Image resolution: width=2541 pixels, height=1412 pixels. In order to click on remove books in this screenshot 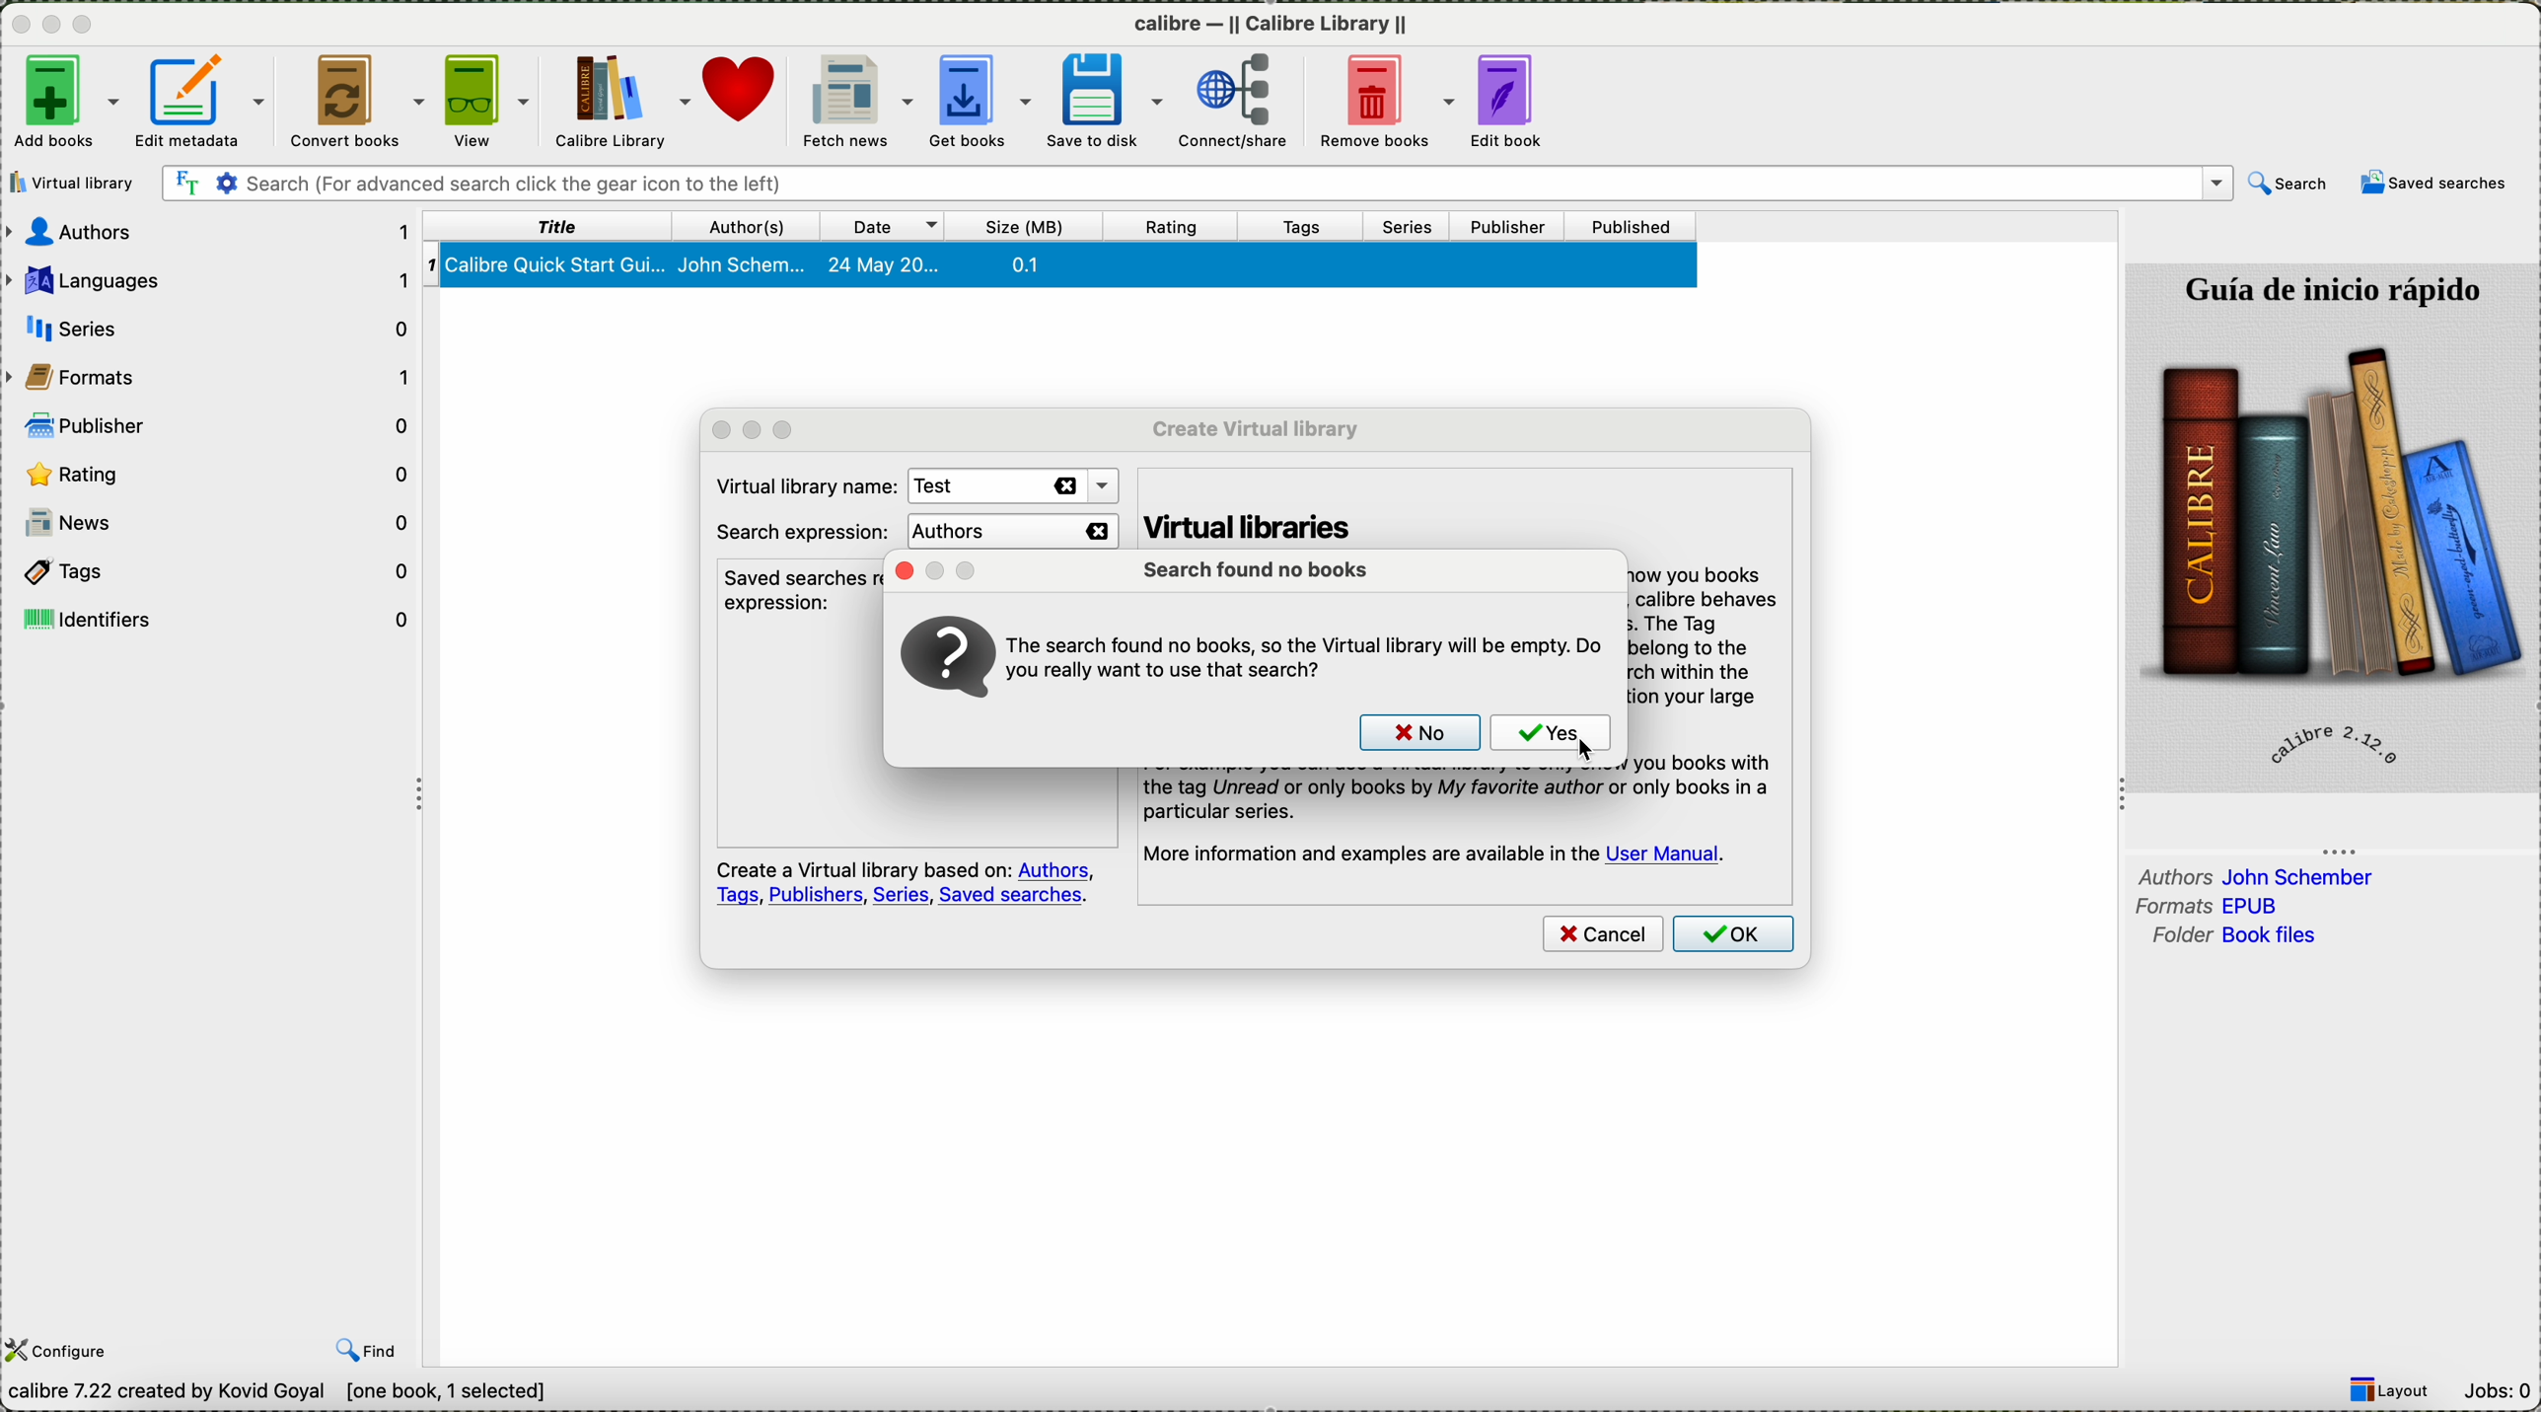, I will do `click(1388, 103)`.